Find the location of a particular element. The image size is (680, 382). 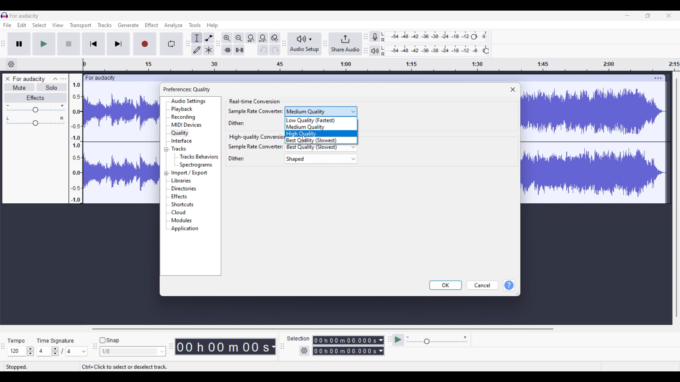

Increase/Decrease time signature is located at coordinates (55, 351).